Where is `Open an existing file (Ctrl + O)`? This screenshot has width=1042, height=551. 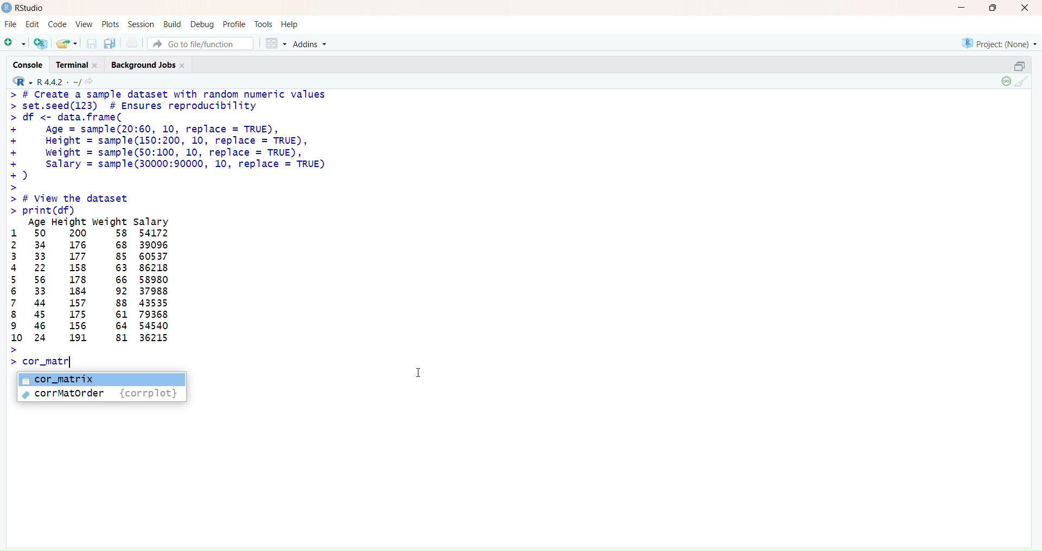 Open an existing file (Ctrl + O) is located at coordinates (66, 43).